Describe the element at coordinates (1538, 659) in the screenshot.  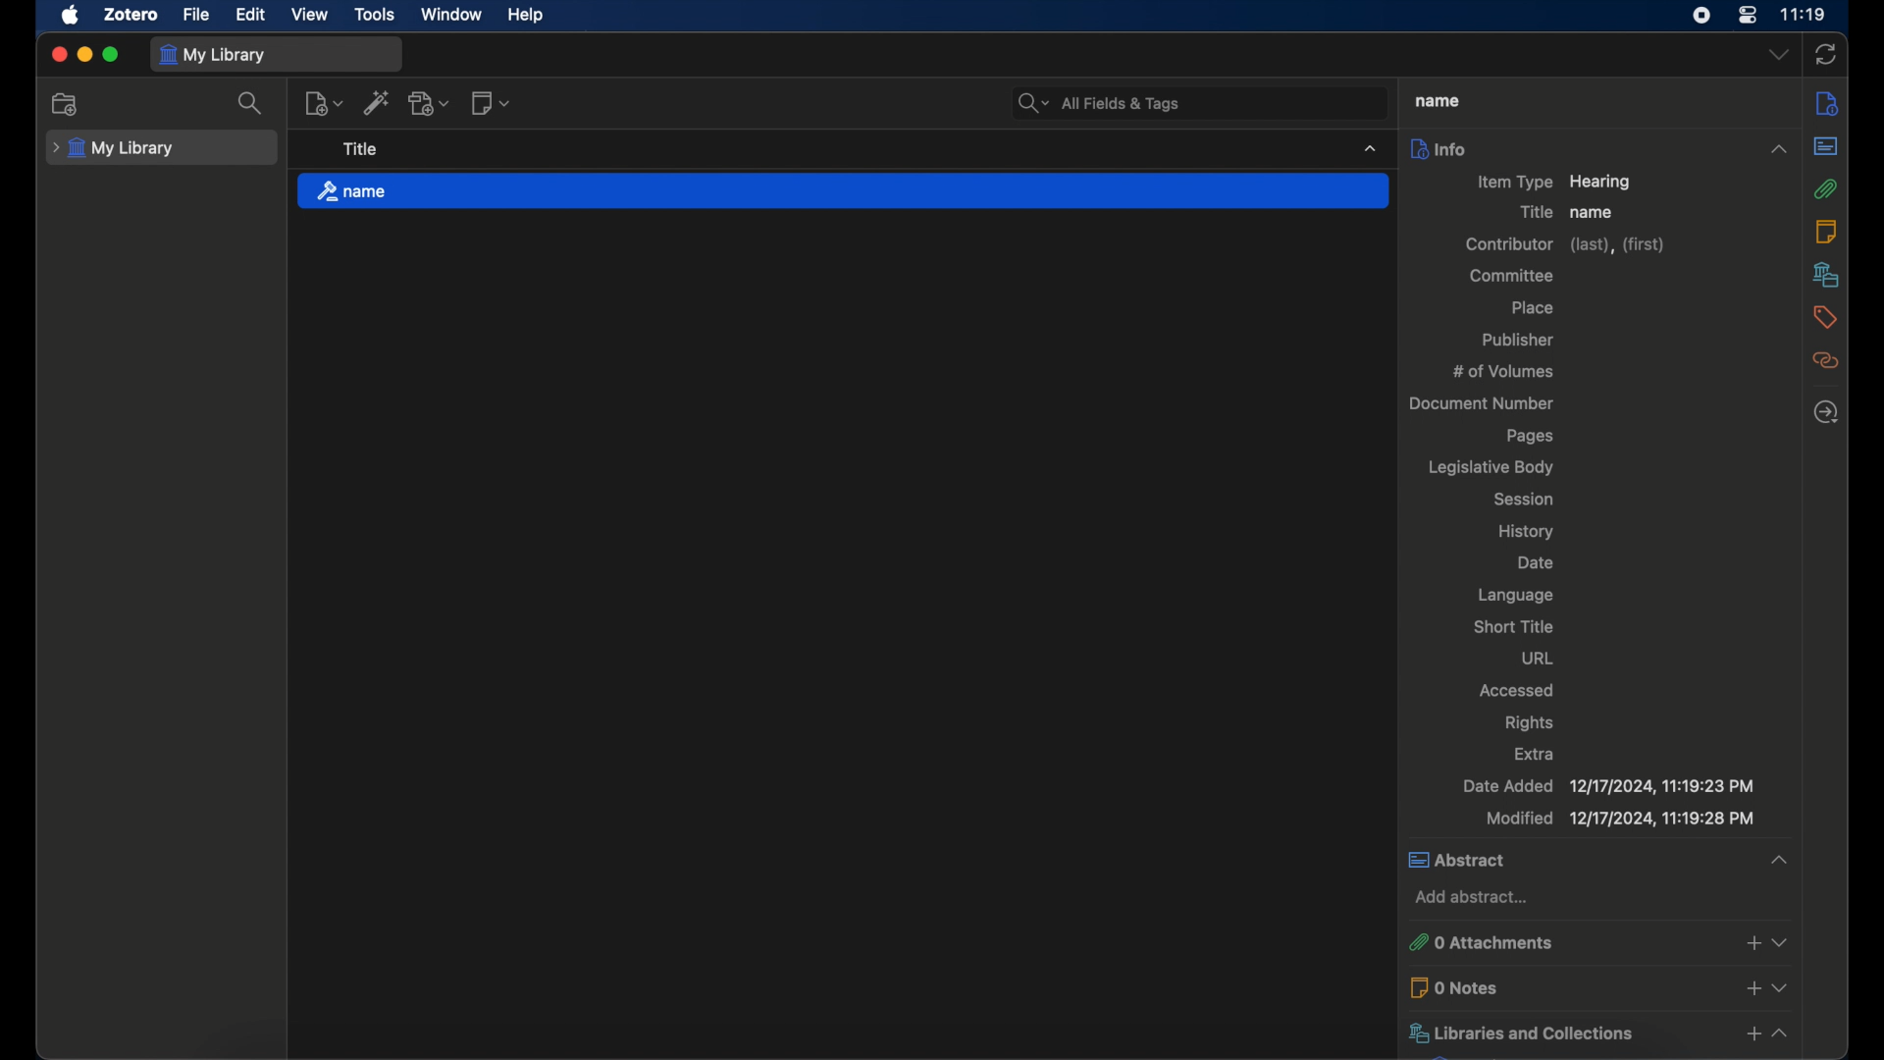
I see `url` at that location.